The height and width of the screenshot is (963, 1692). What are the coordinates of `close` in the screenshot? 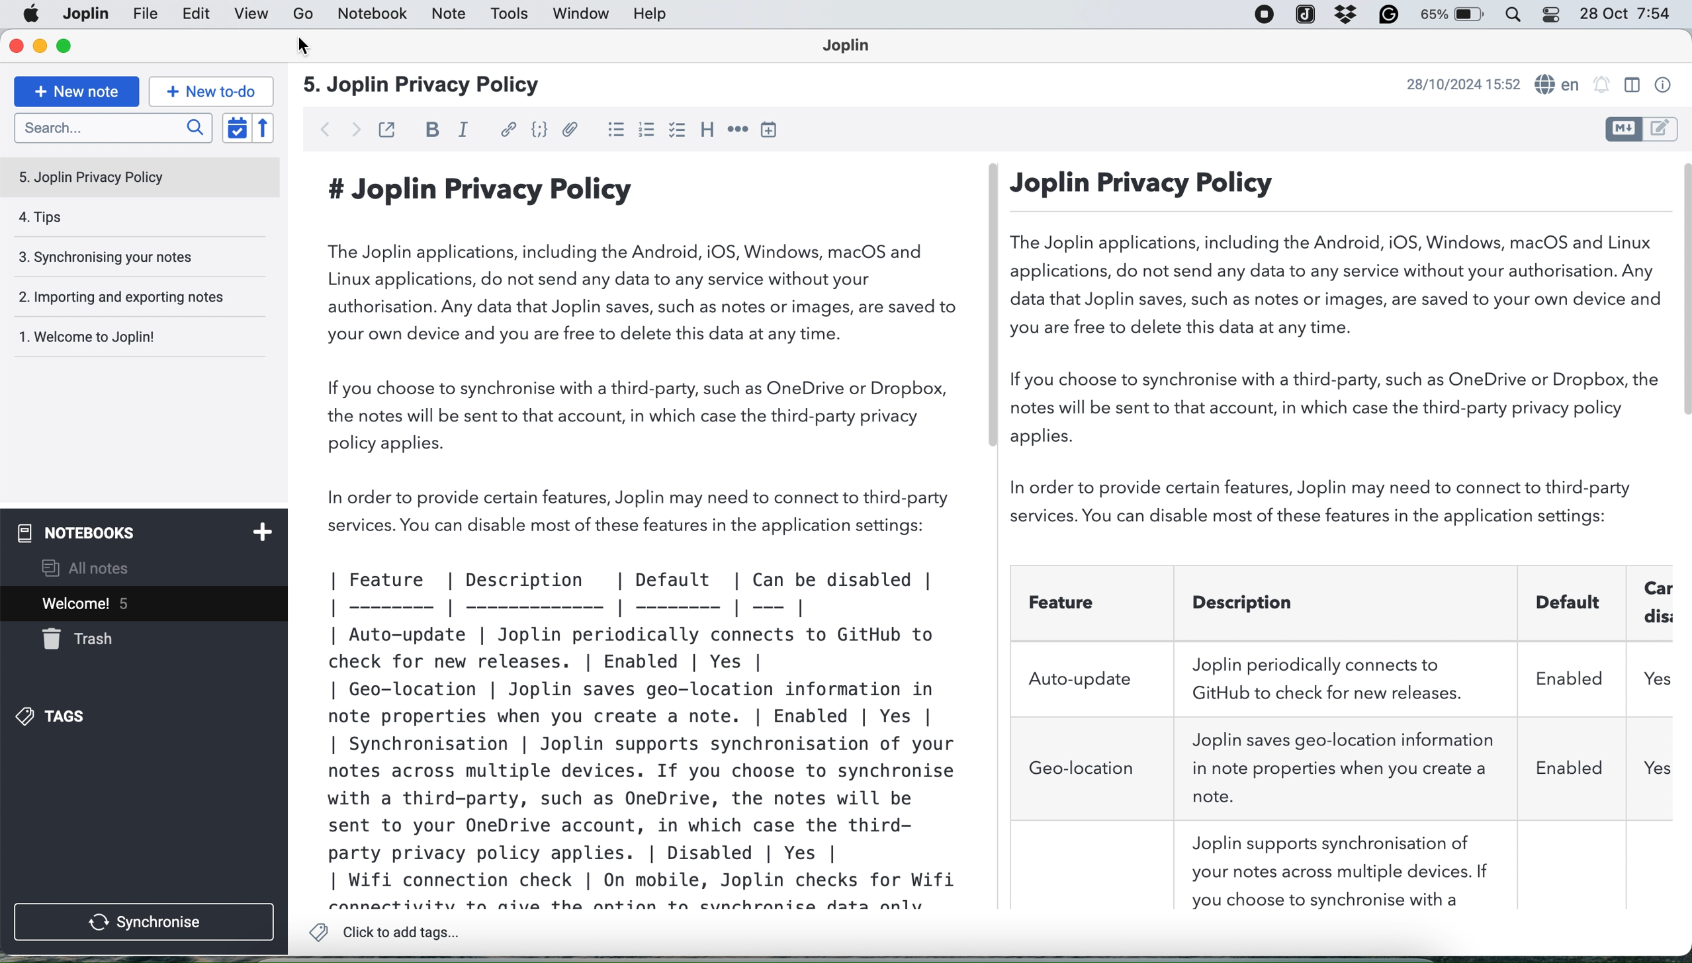 It's located at (15, 46).